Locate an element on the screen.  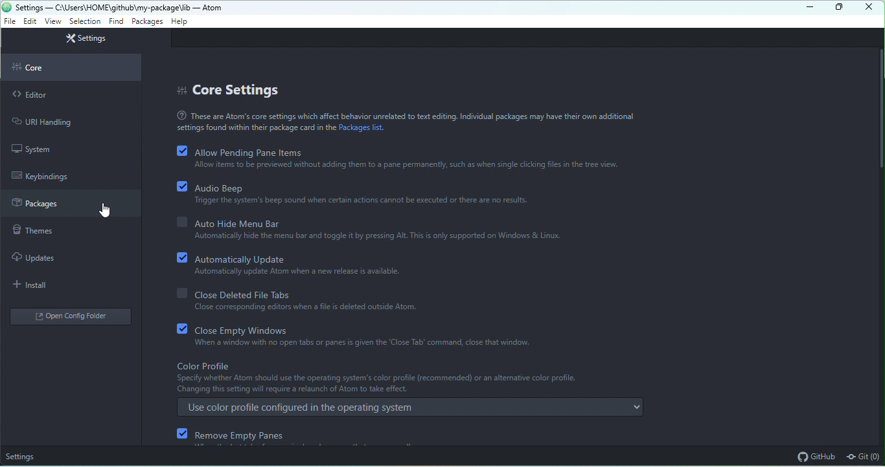
Specify whether Atom should use the operating system's color profile (recommended) or an altemative color profile.
Changing this setting will require a relaunch of Atom to take effect. is located at coordinates (373, 384).